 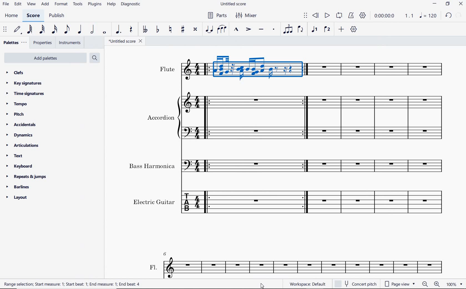 What do you see at coordinates (131, 4) in the screenshot?
I see `diagnostic` at bounding box center [131, 4].